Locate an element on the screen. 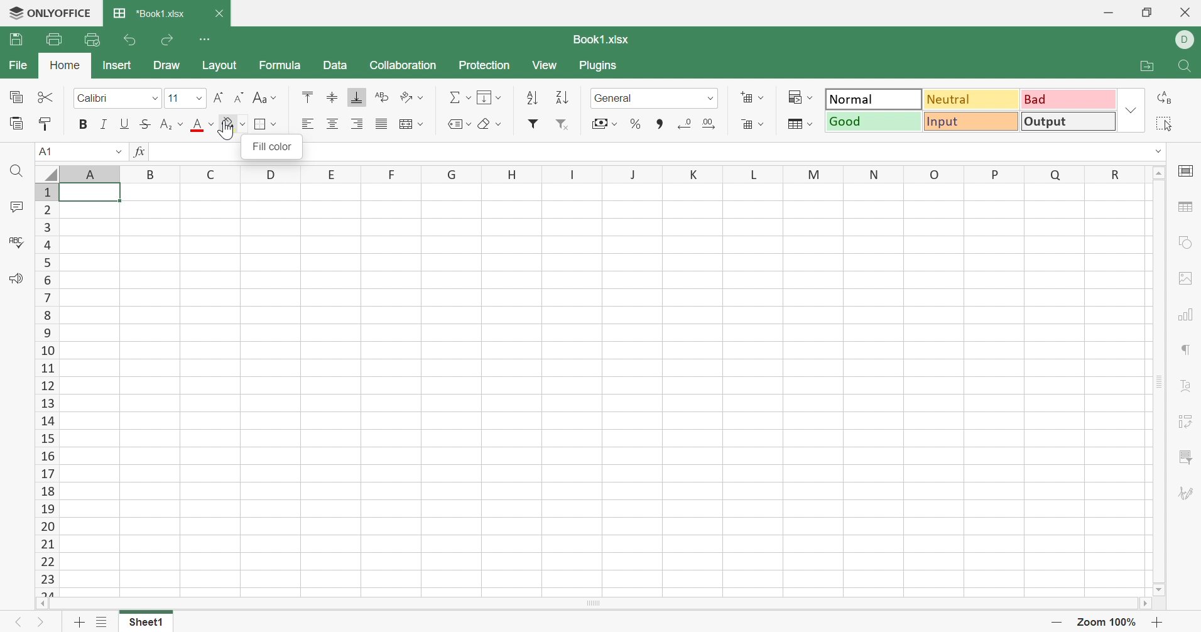 The width and height of the screenshot is (1201, 632). fx is located at coordinates (141, 151).